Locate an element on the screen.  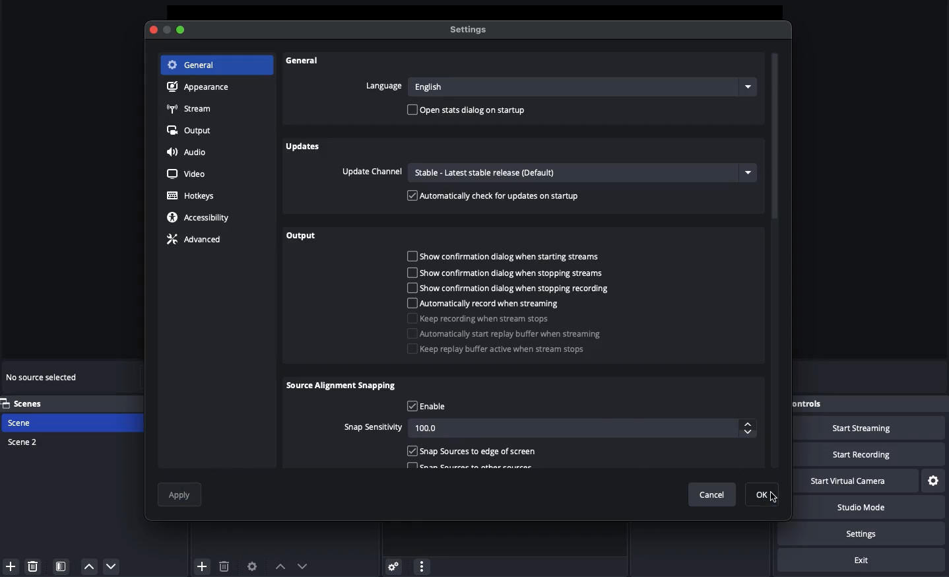
Move down is located at coordinates (111, 566).